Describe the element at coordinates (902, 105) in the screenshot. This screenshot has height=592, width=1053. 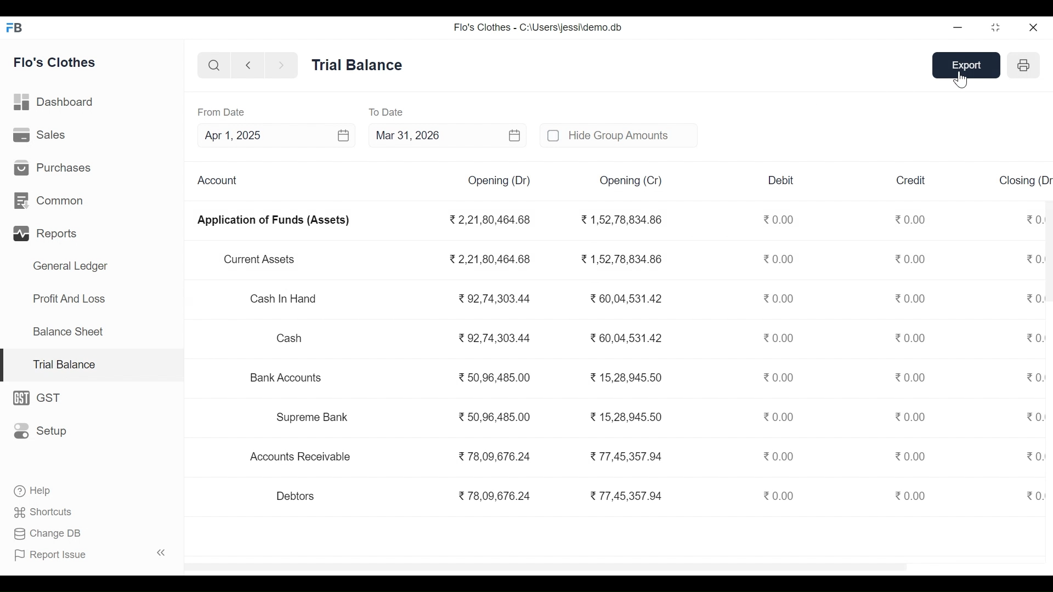
I see `EXPORT` at that location.